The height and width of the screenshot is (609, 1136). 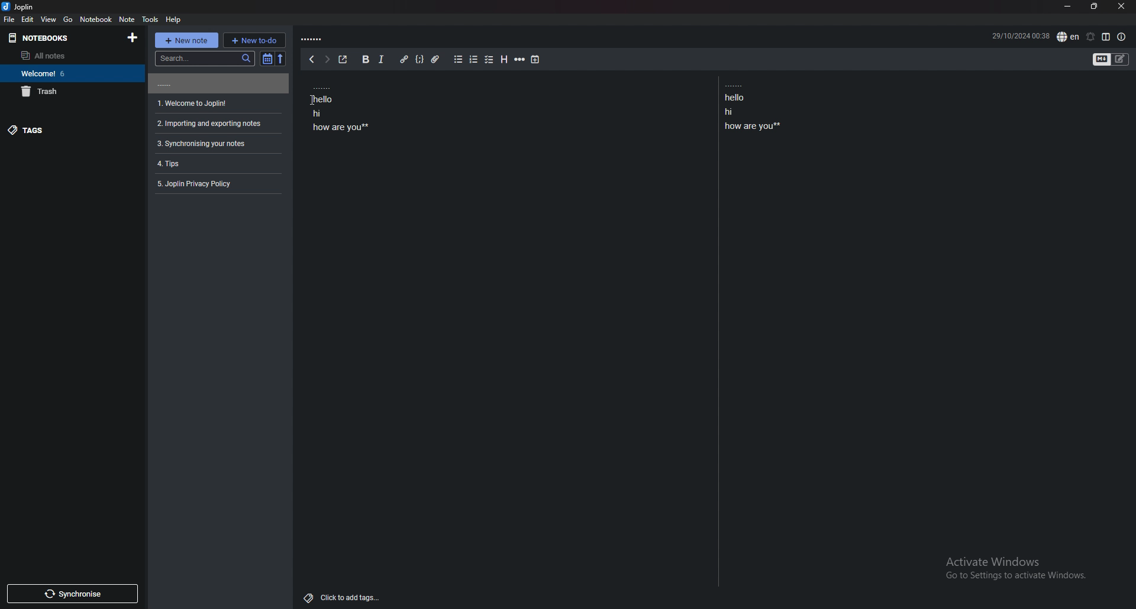 What do you see at coordinates (1121, 37) in the screenshot?
I see `note properties` at bounding box center [1121, 37].